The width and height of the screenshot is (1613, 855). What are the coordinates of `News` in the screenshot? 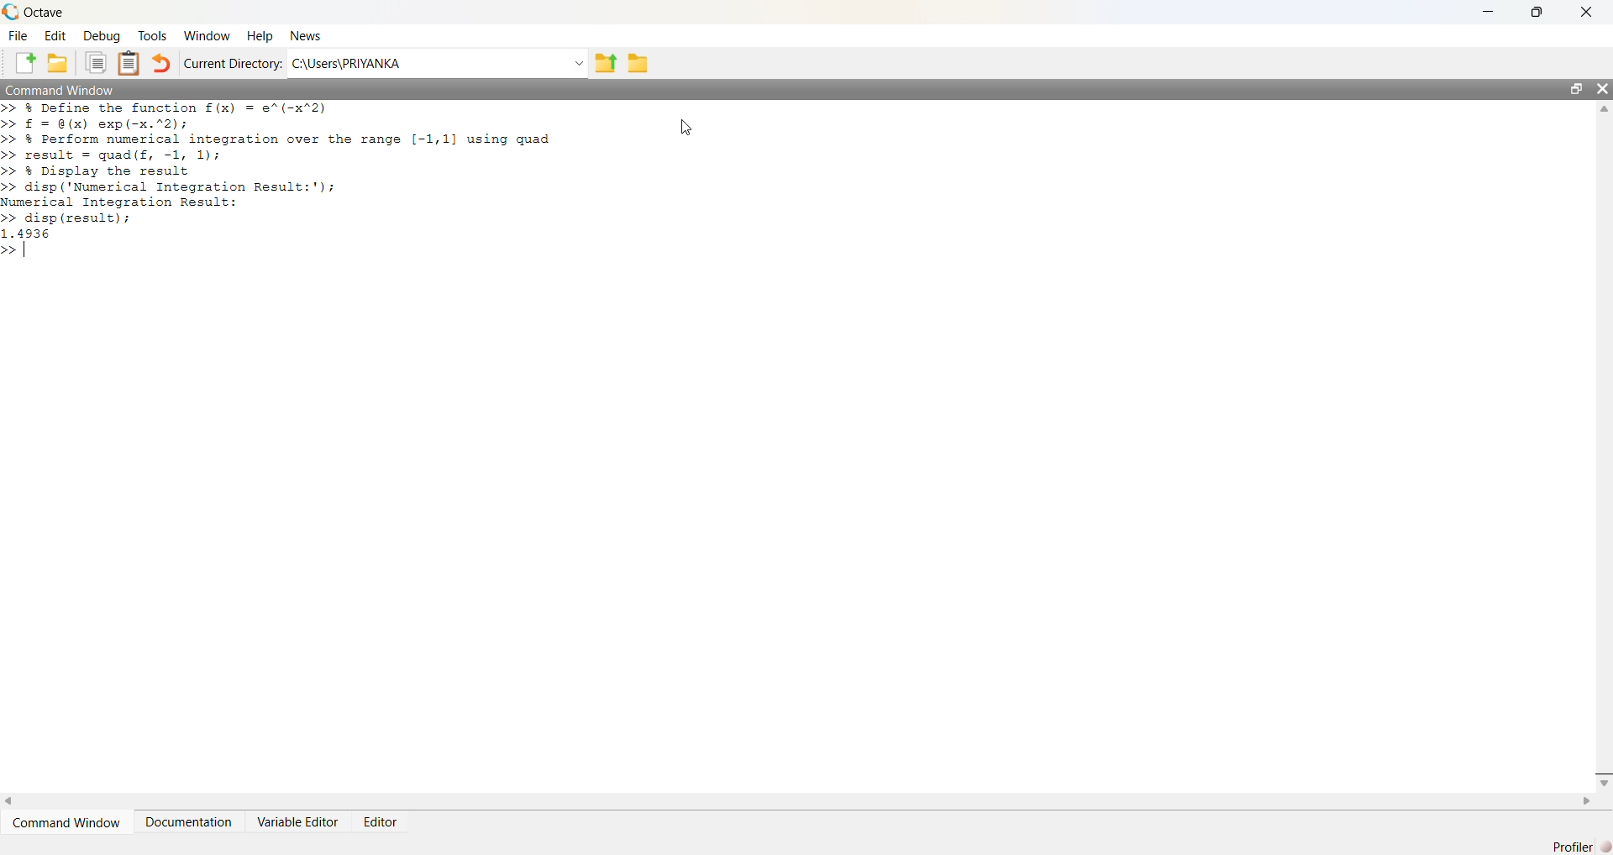 It's located at (307, 35).